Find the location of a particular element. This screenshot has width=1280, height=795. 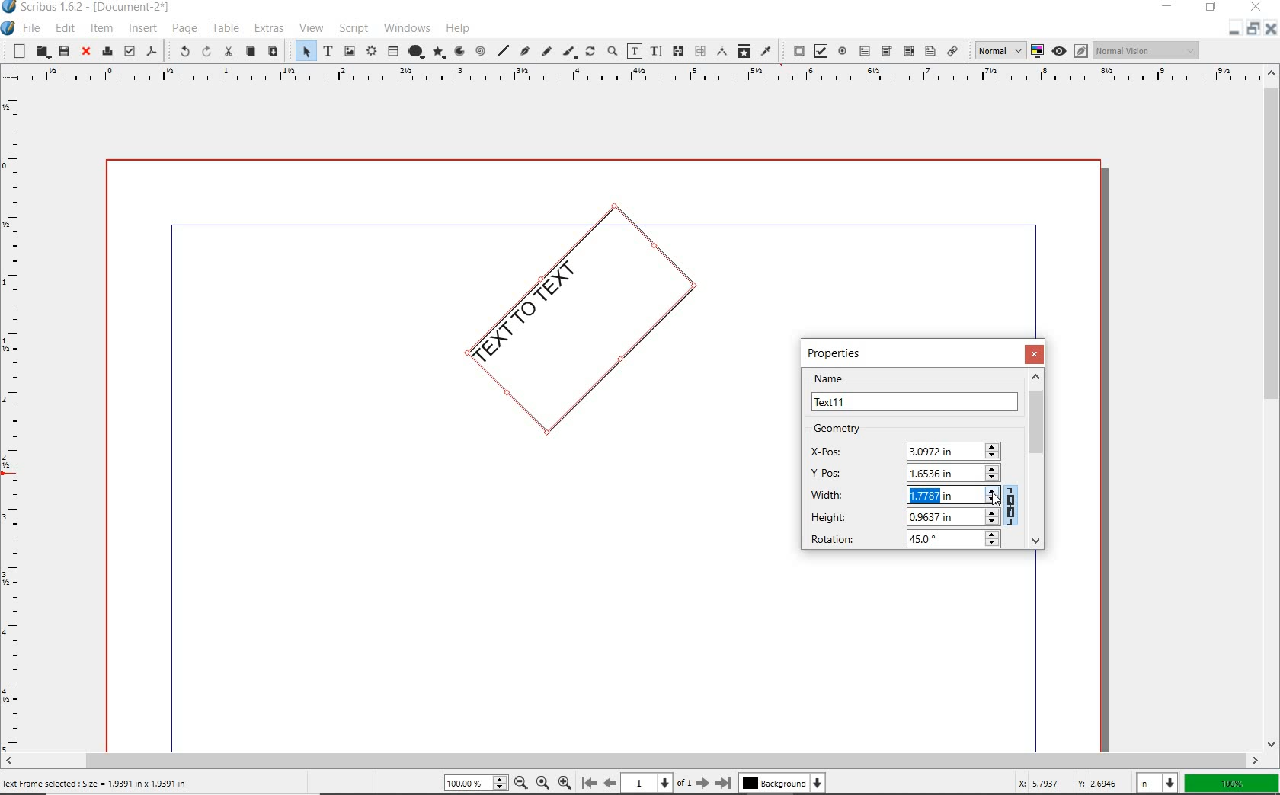

pdf combo box is located at coordinates (886, 50).